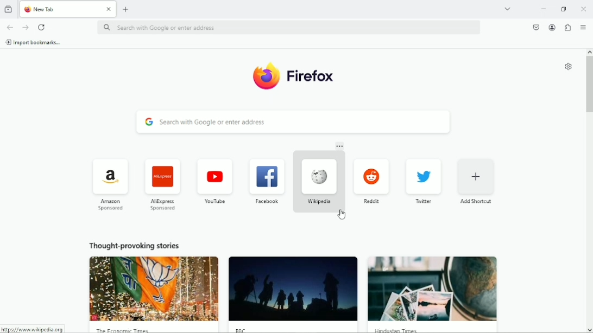  What do you see at coordinates (564, 9) in the screenshot?
I see `restore down` at bounding box center [564, 9].